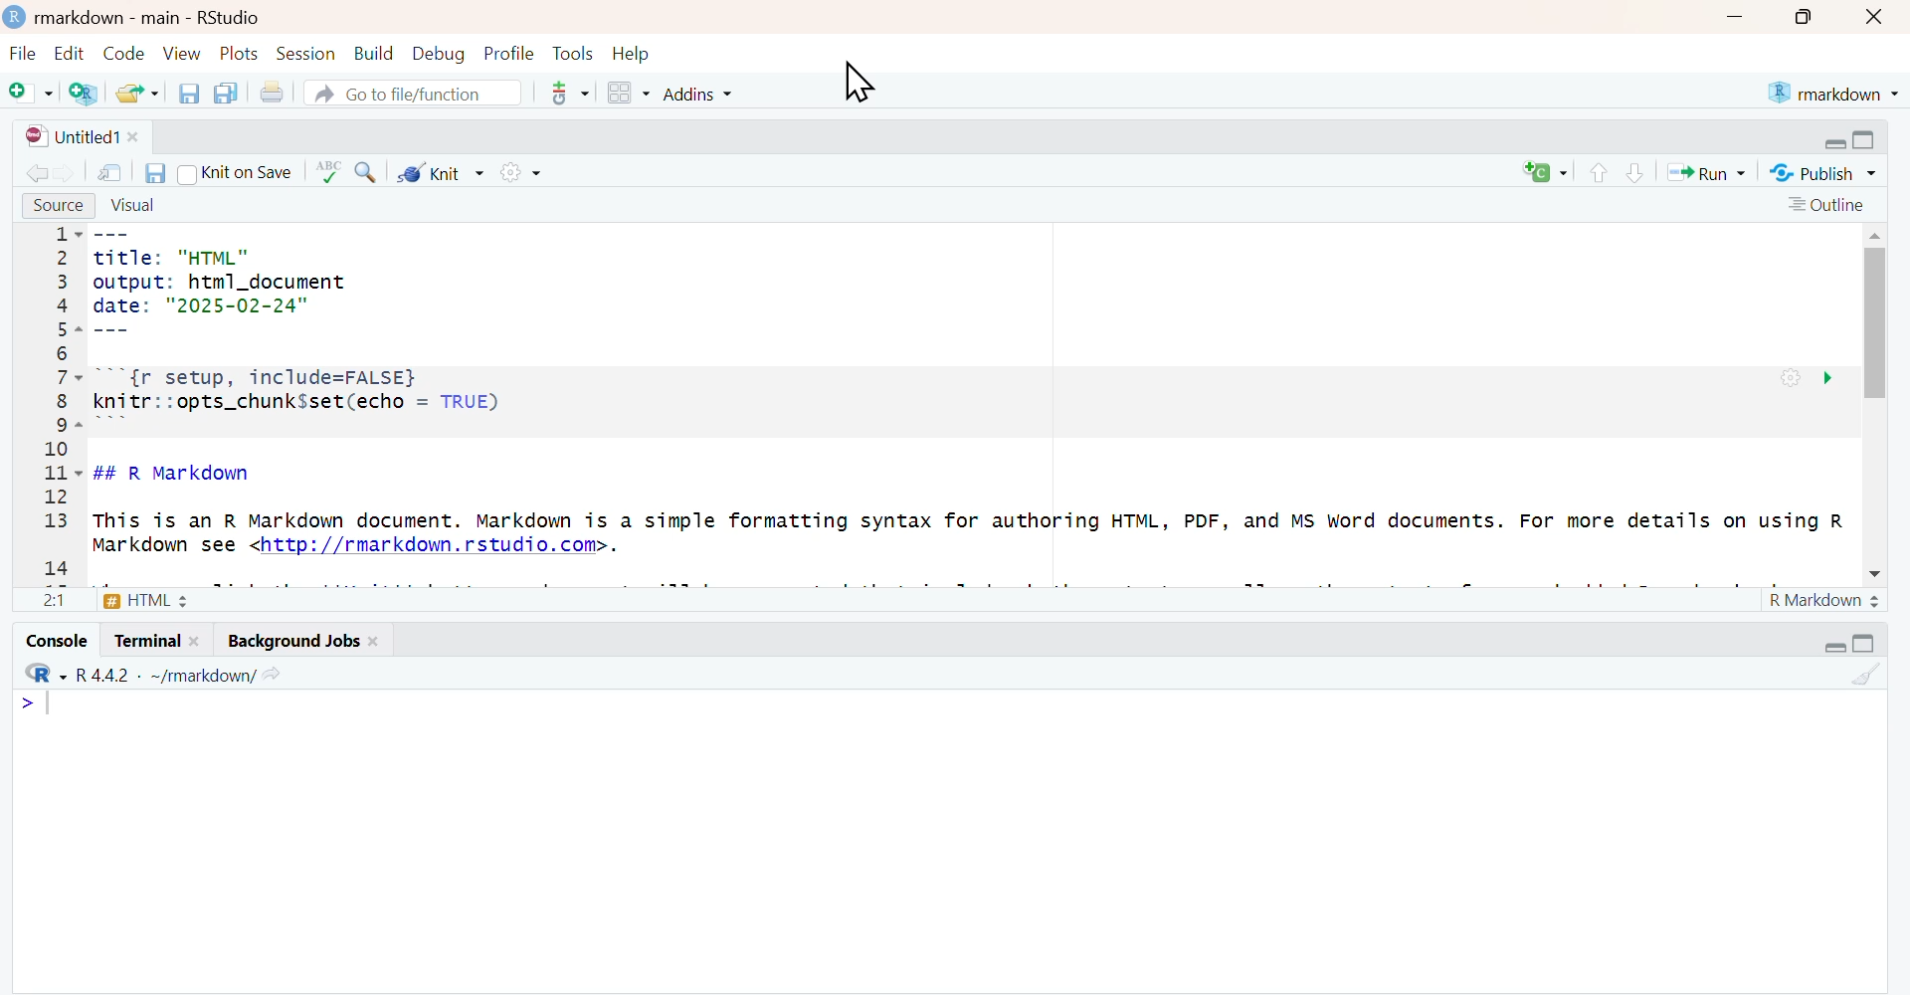  I want to click on More Settings, so click(516, 170).